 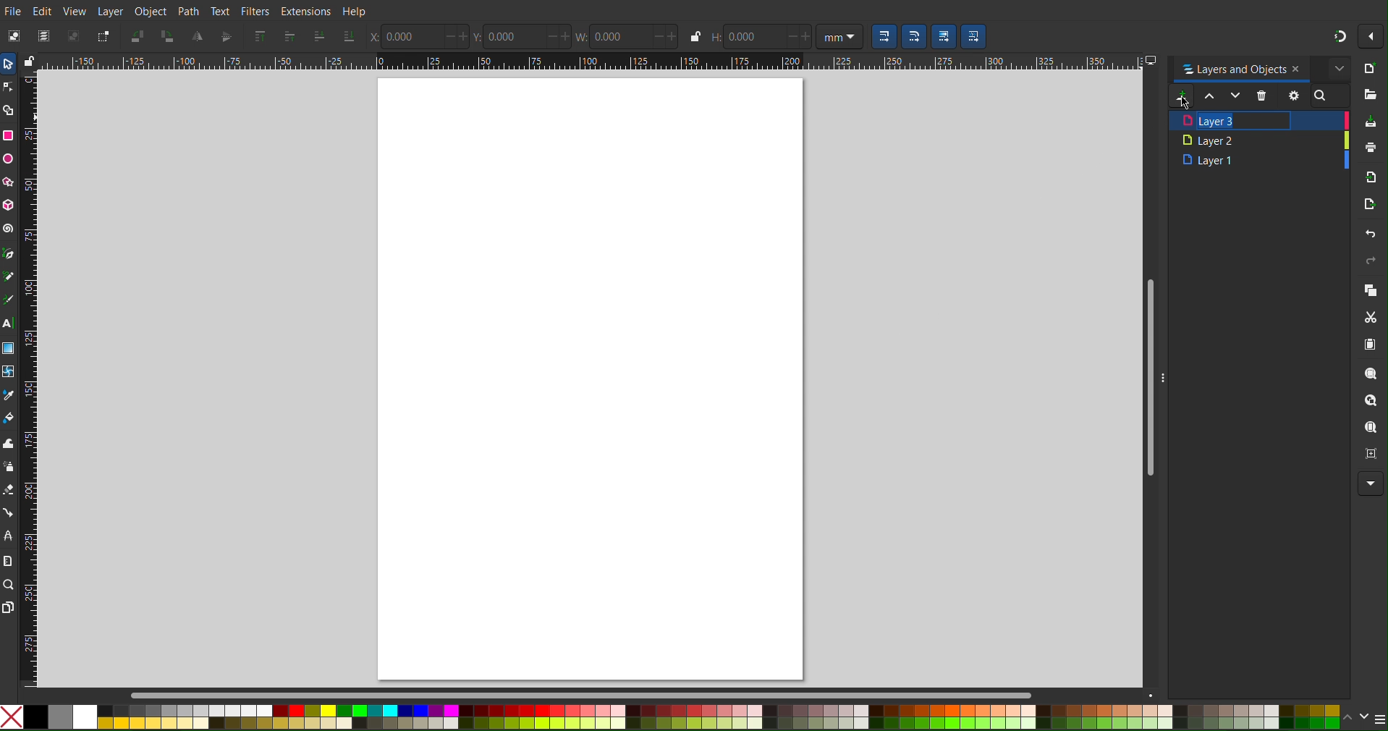 I want to click on New Layer, so click(x=1256, y=120).